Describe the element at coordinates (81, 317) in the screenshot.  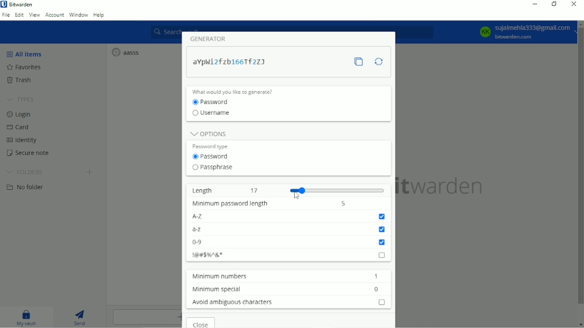
I see `Send` at that location.